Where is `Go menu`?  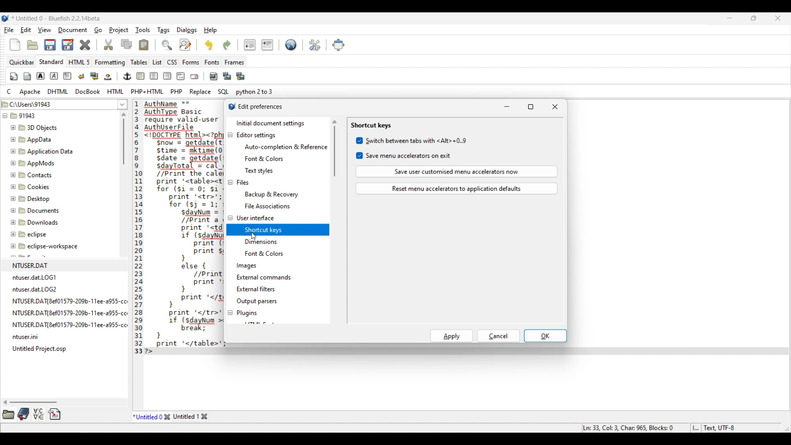 Go menu is located at coordinates (98, 30).